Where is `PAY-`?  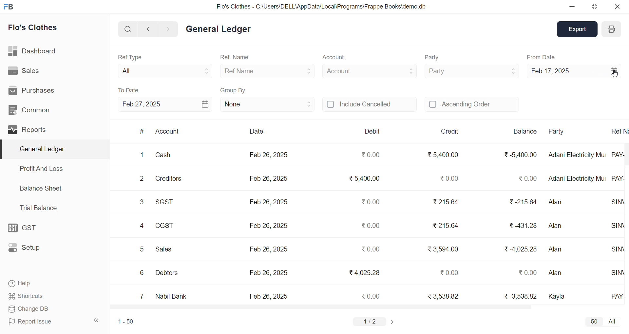 PAY- is located at coordinates (617, 296).